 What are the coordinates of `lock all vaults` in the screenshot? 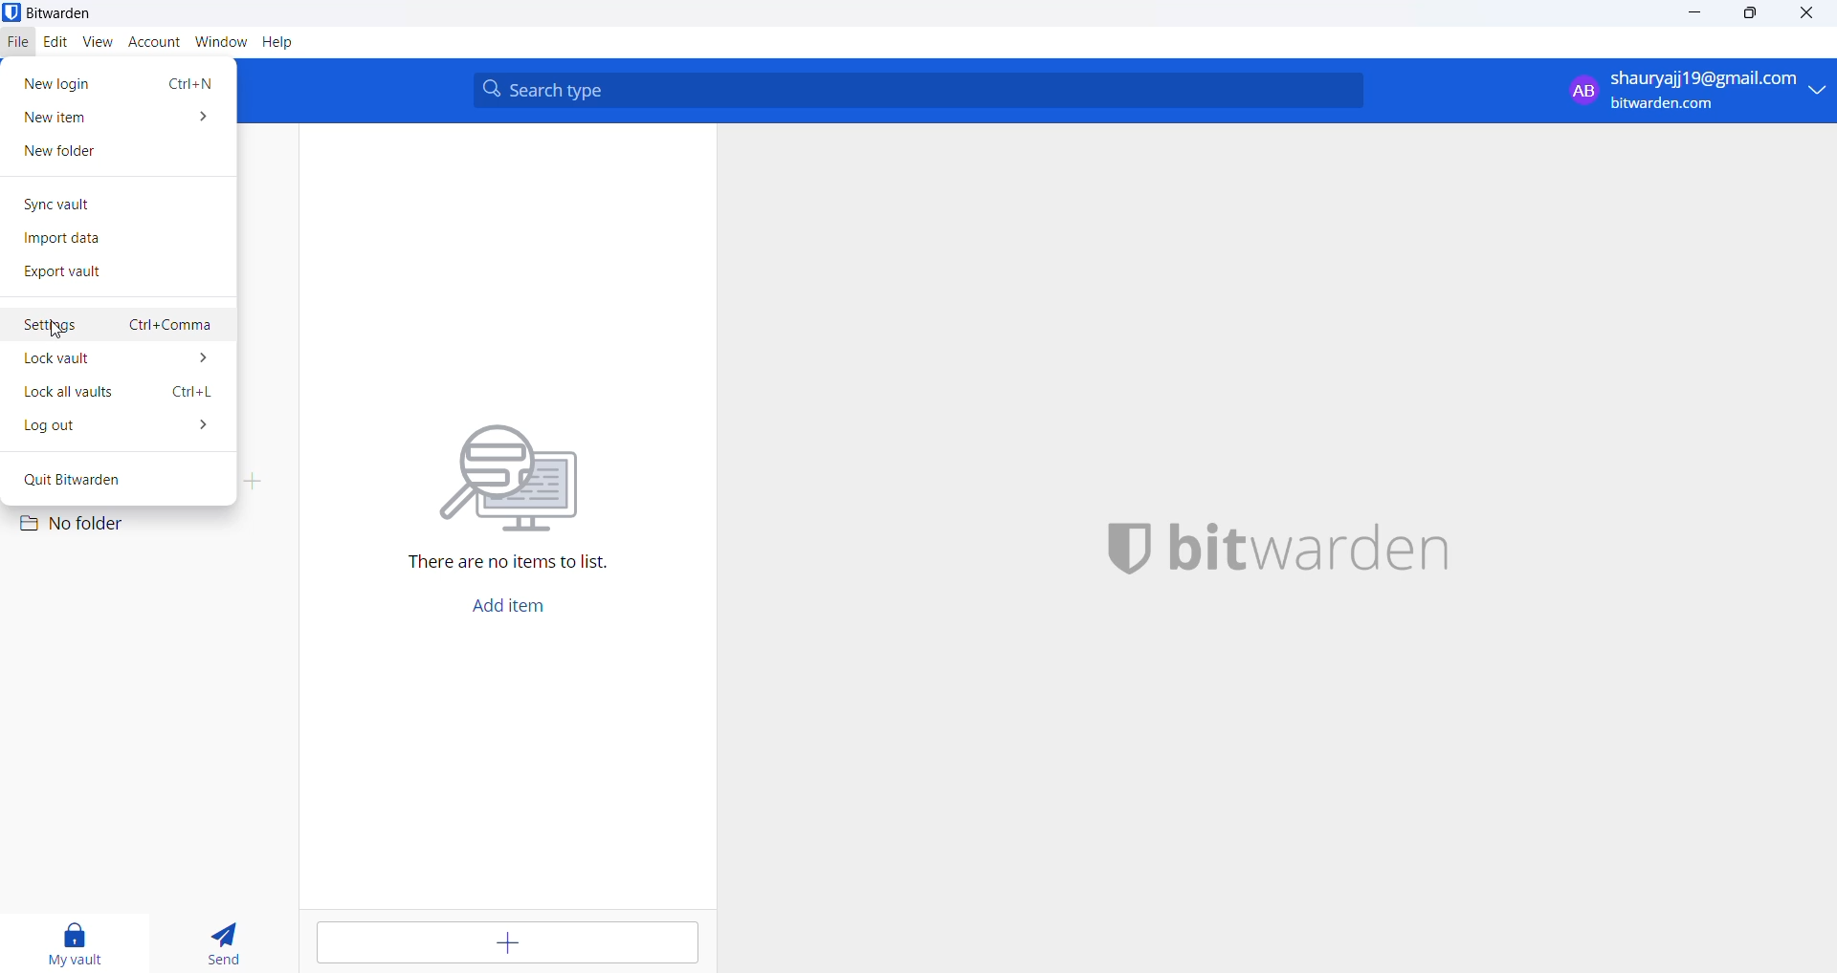 It's located at (81, 393).